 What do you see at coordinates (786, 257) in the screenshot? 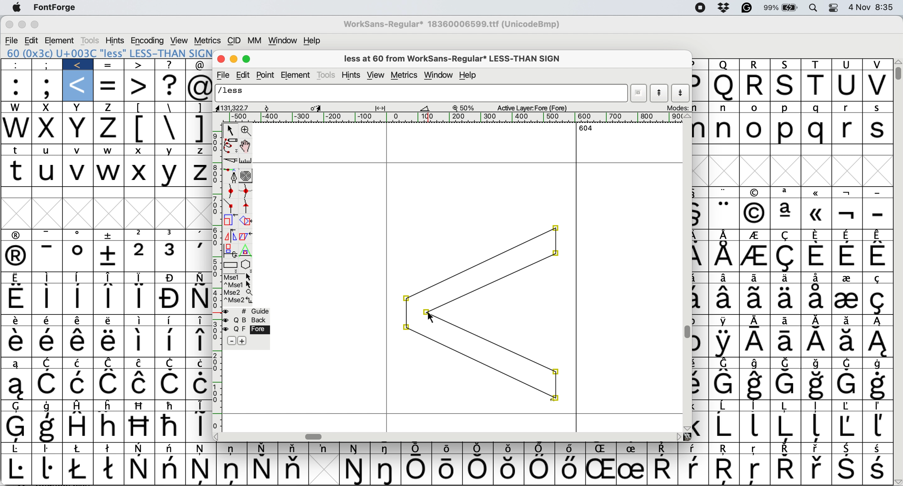
I see `Symbol` at bounding box center [786, 257].